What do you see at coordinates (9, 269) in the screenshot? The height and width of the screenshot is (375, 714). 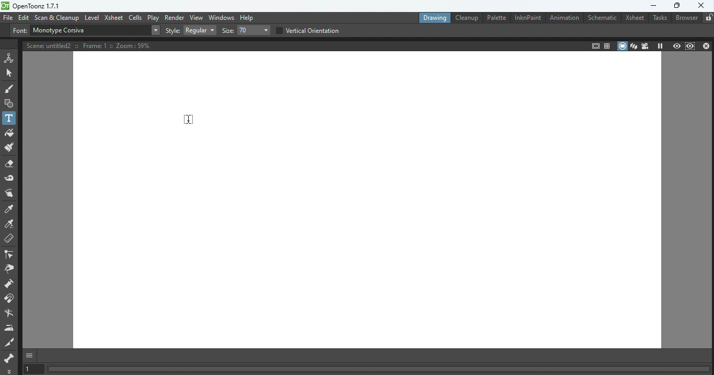 I see `Pinch tool` at bounding box center [9, 269].